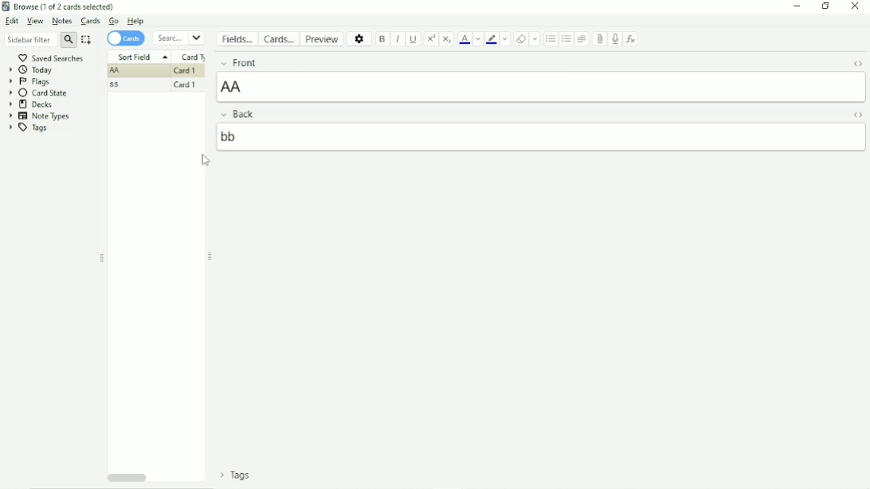  What do you see at coordinates (521, 39) in the screenshot?
I see `Remove formatting` at bounding box center [521, 39].